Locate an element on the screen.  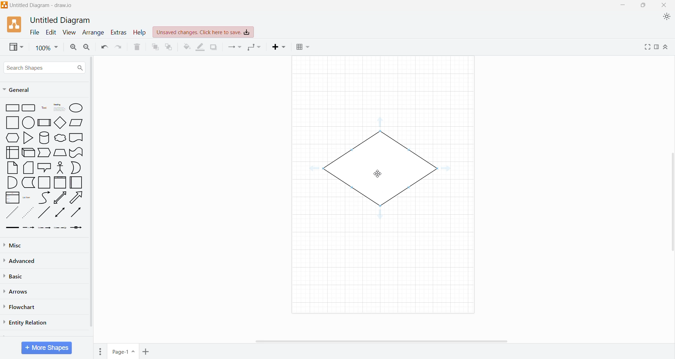
Misc is located at coordinates (22, 246).